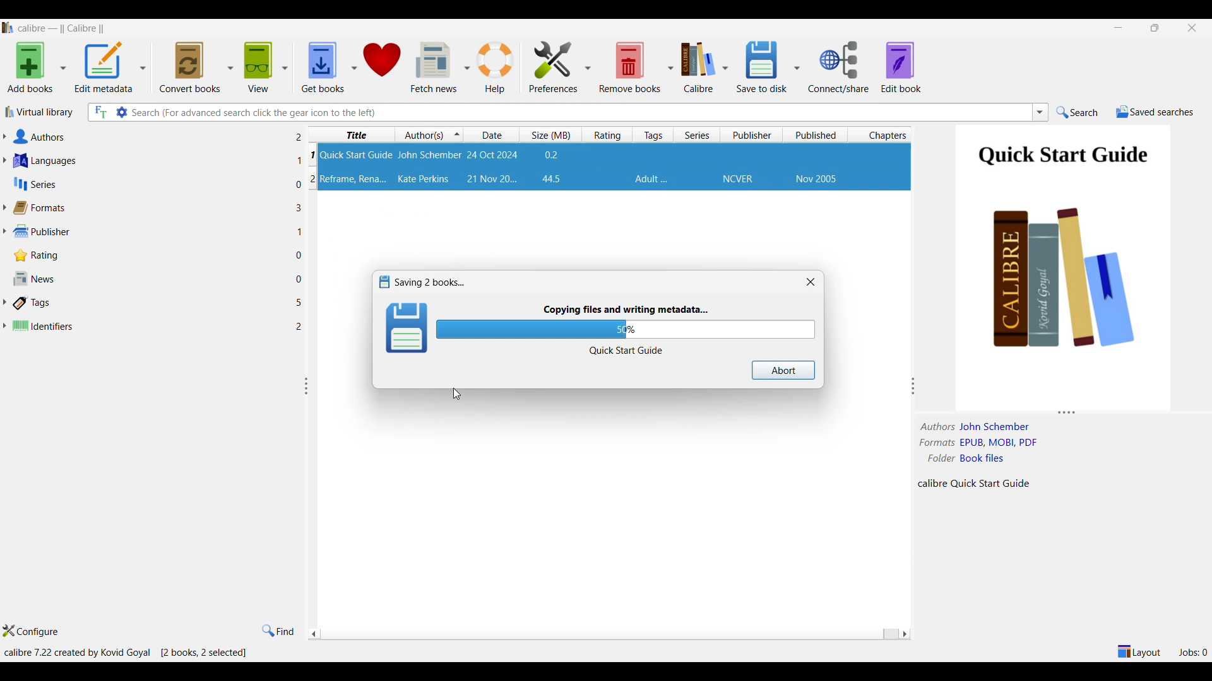 This screenshot has width=1212, height=681. I want to click on Tags, so click(145, 303).